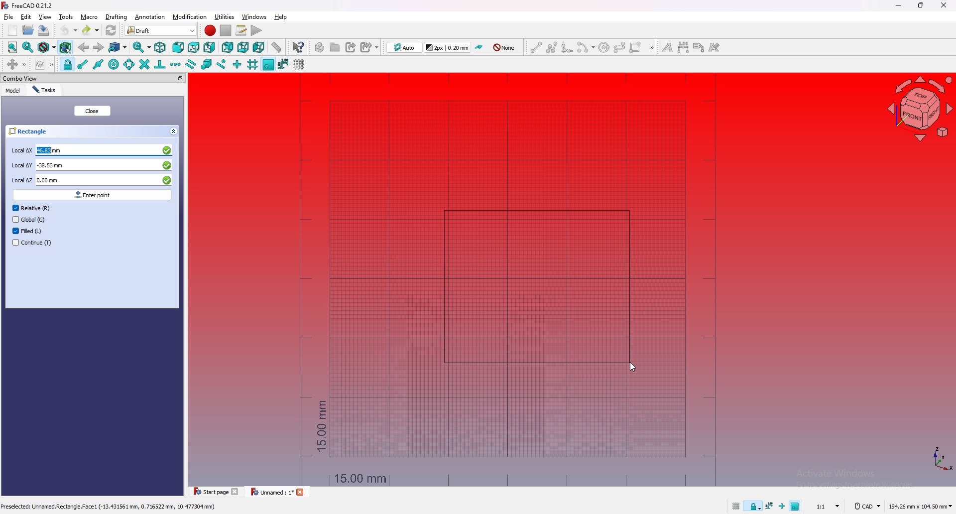 Image resolution: width=956 pixels, height=514 pixels. I want to click on stop debugging, so click(226, 30).